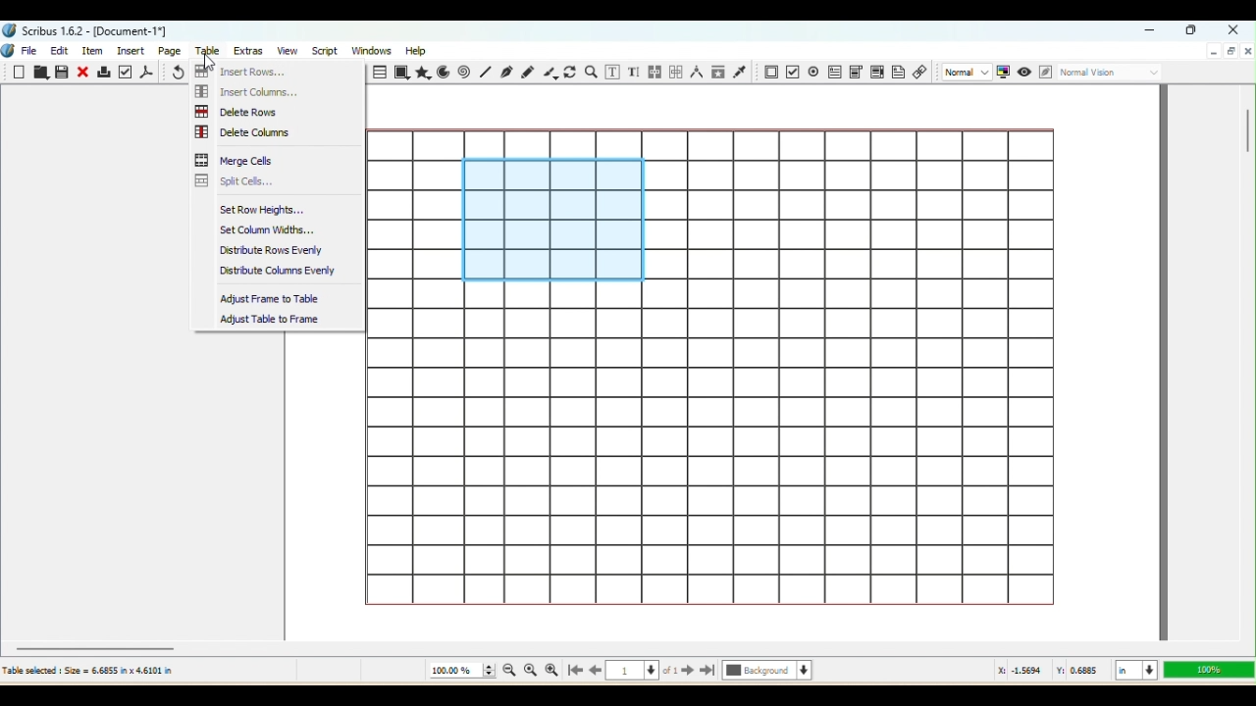  Describe the element at coordinates (59, 51) in the screenshot. I see `Edit` at that location.